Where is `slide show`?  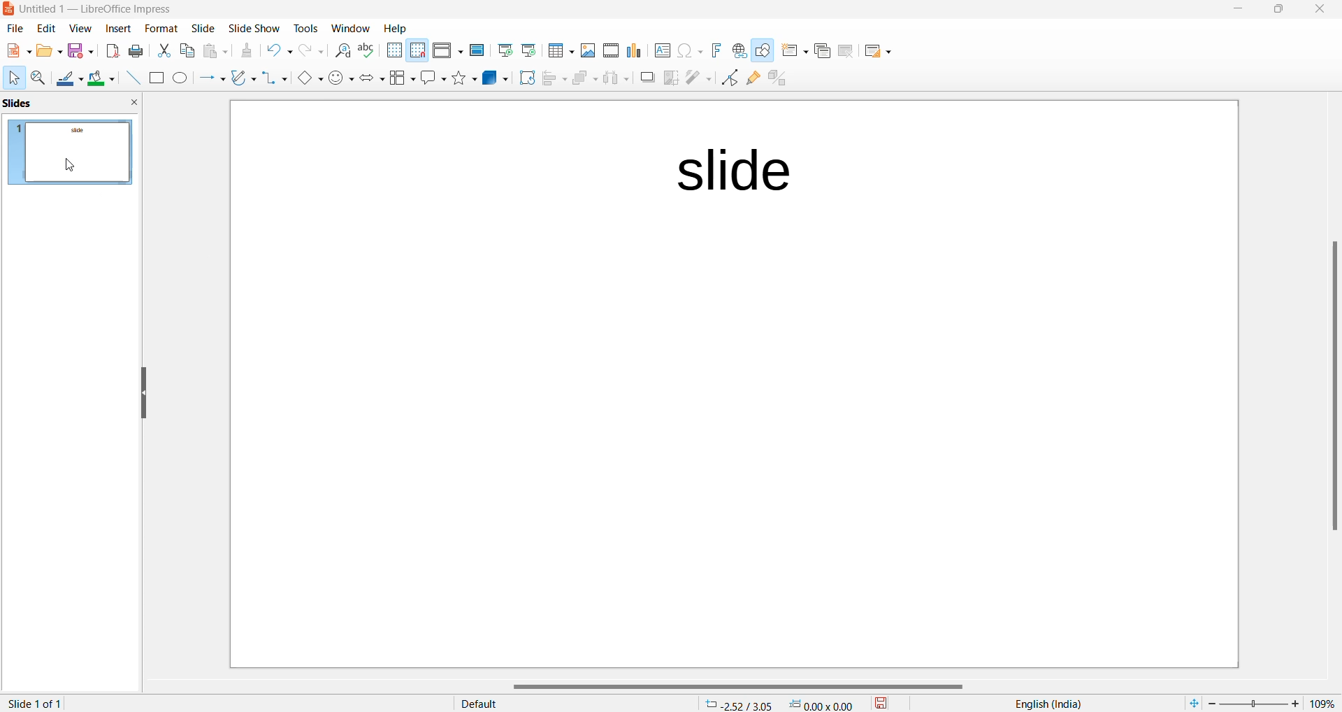 slide show is located at coordinates (255, 29).